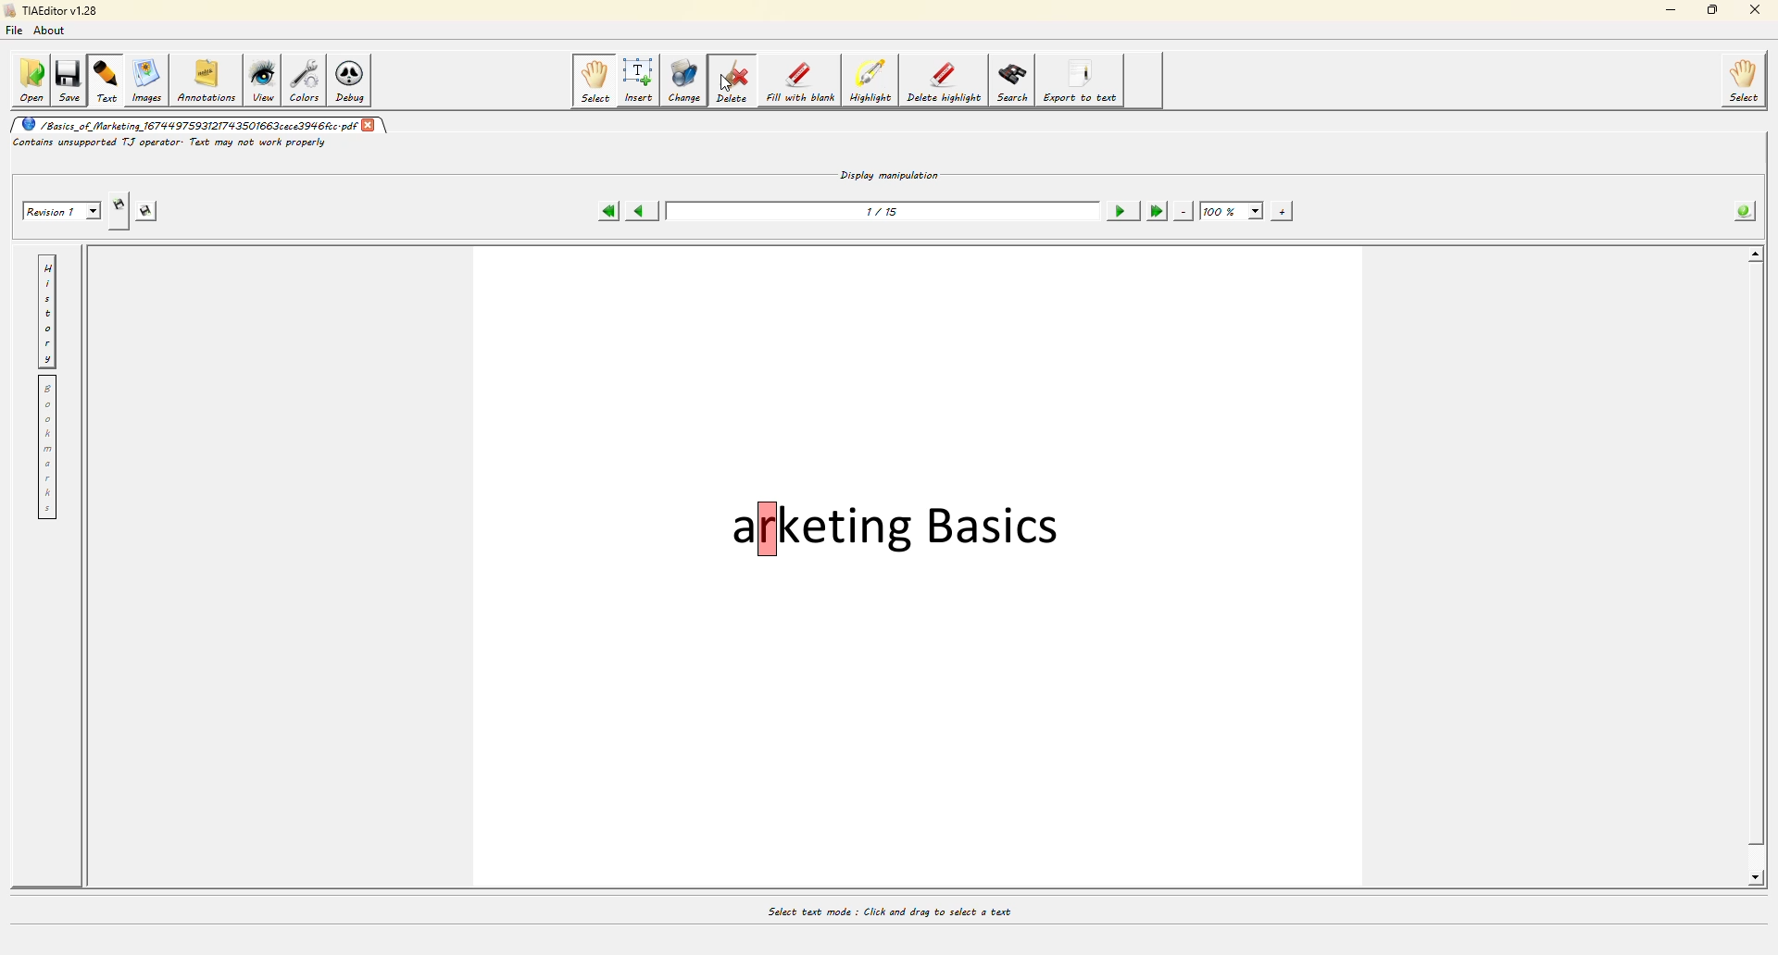 This screenshot has width=1778, height=955. Describe the element at coordinates (1750, 12) in the screenshot. I see `close` at that location.